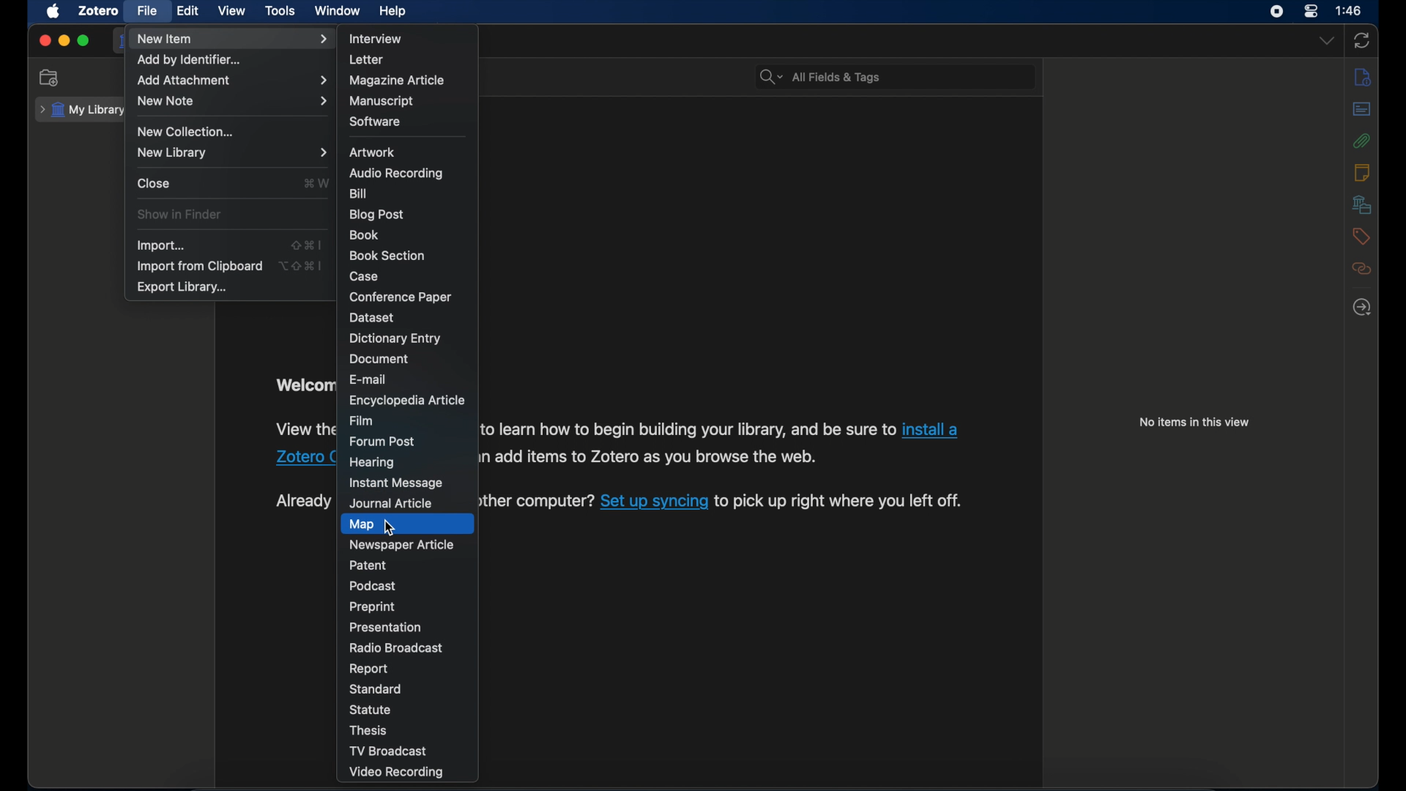  Describe the element at coordinates (231, 100) in the screenshot. I see `new note` at that location.